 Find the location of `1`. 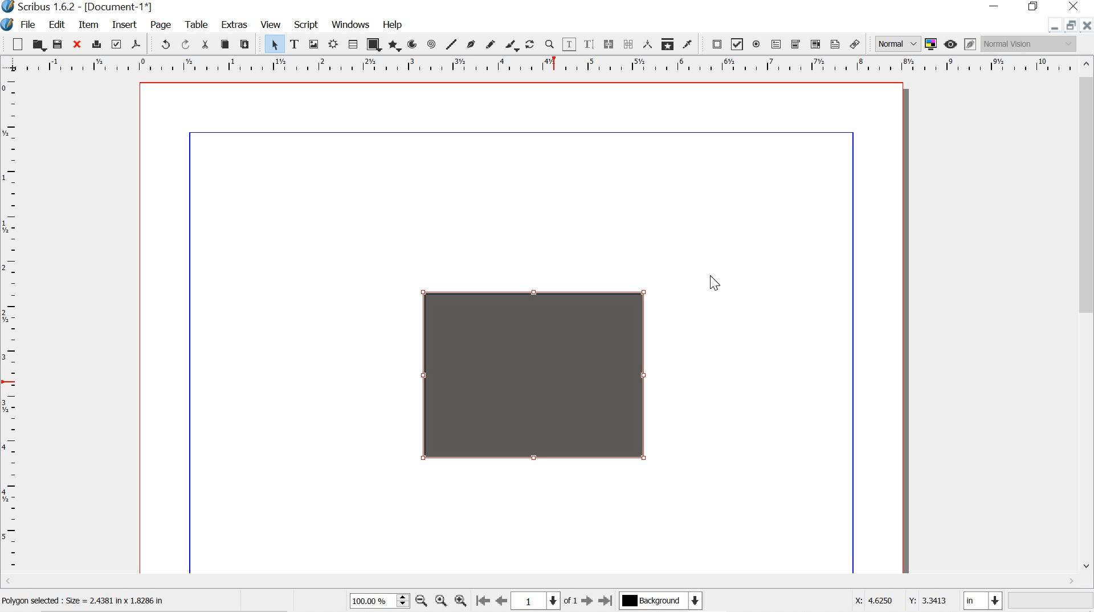

1 is located at coordinates (535, 601).